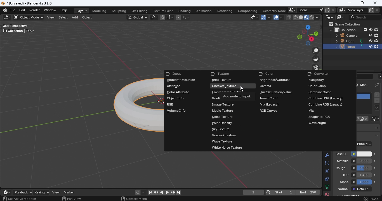 Image resolution: width=382 pixels, height=201 pixels. Describe the element at coordinates (274, 10) in the screenshot. I see `Geometry node` at that location.